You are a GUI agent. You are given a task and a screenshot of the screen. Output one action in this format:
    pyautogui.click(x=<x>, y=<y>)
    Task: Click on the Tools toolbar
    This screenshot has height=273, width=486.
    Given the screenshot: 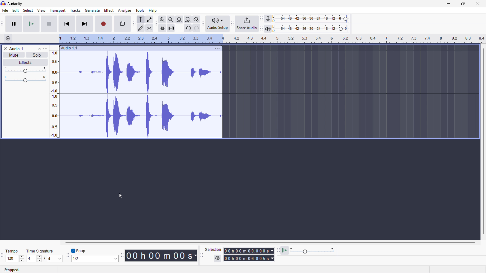 What is the action you would take?
    pyautogui.click(x=134, y=24)
    